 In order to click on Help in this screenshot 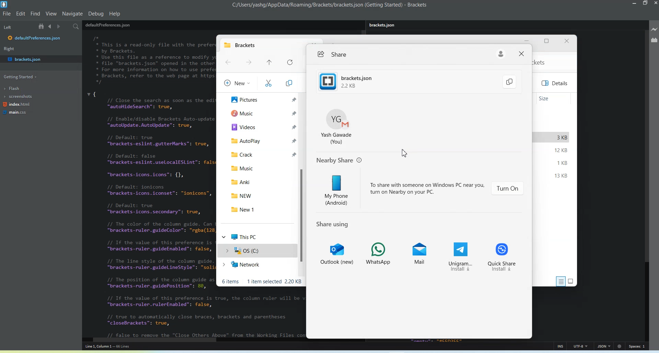, I will do `click(115, 13)`.